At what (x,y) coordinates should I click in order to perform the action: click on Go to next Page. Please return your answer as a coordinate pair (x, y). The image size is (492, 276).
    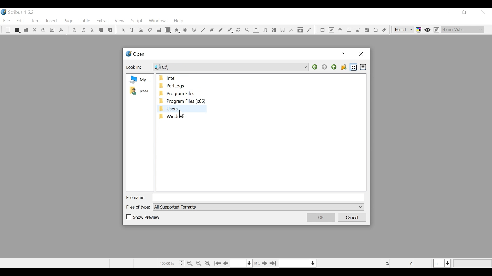
    Looking at the image, I should click on (263, 264).